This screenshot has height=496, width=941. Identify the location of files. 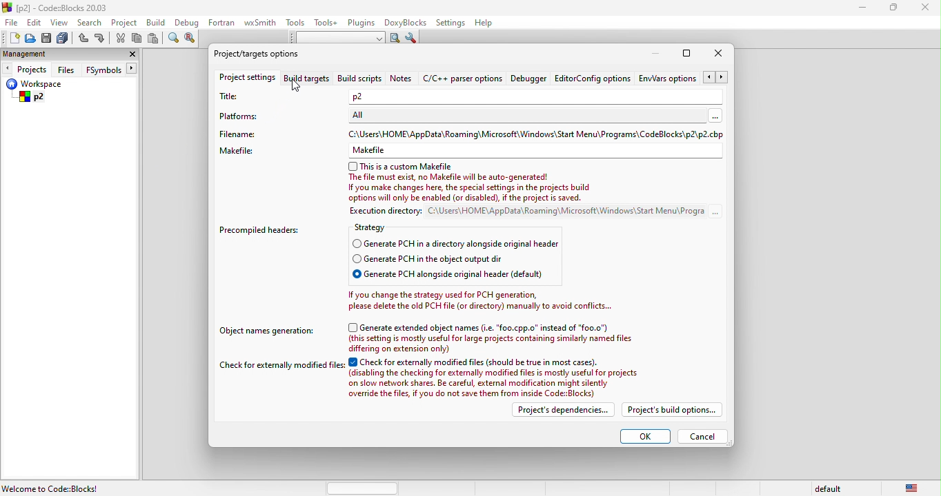
(68, 69).